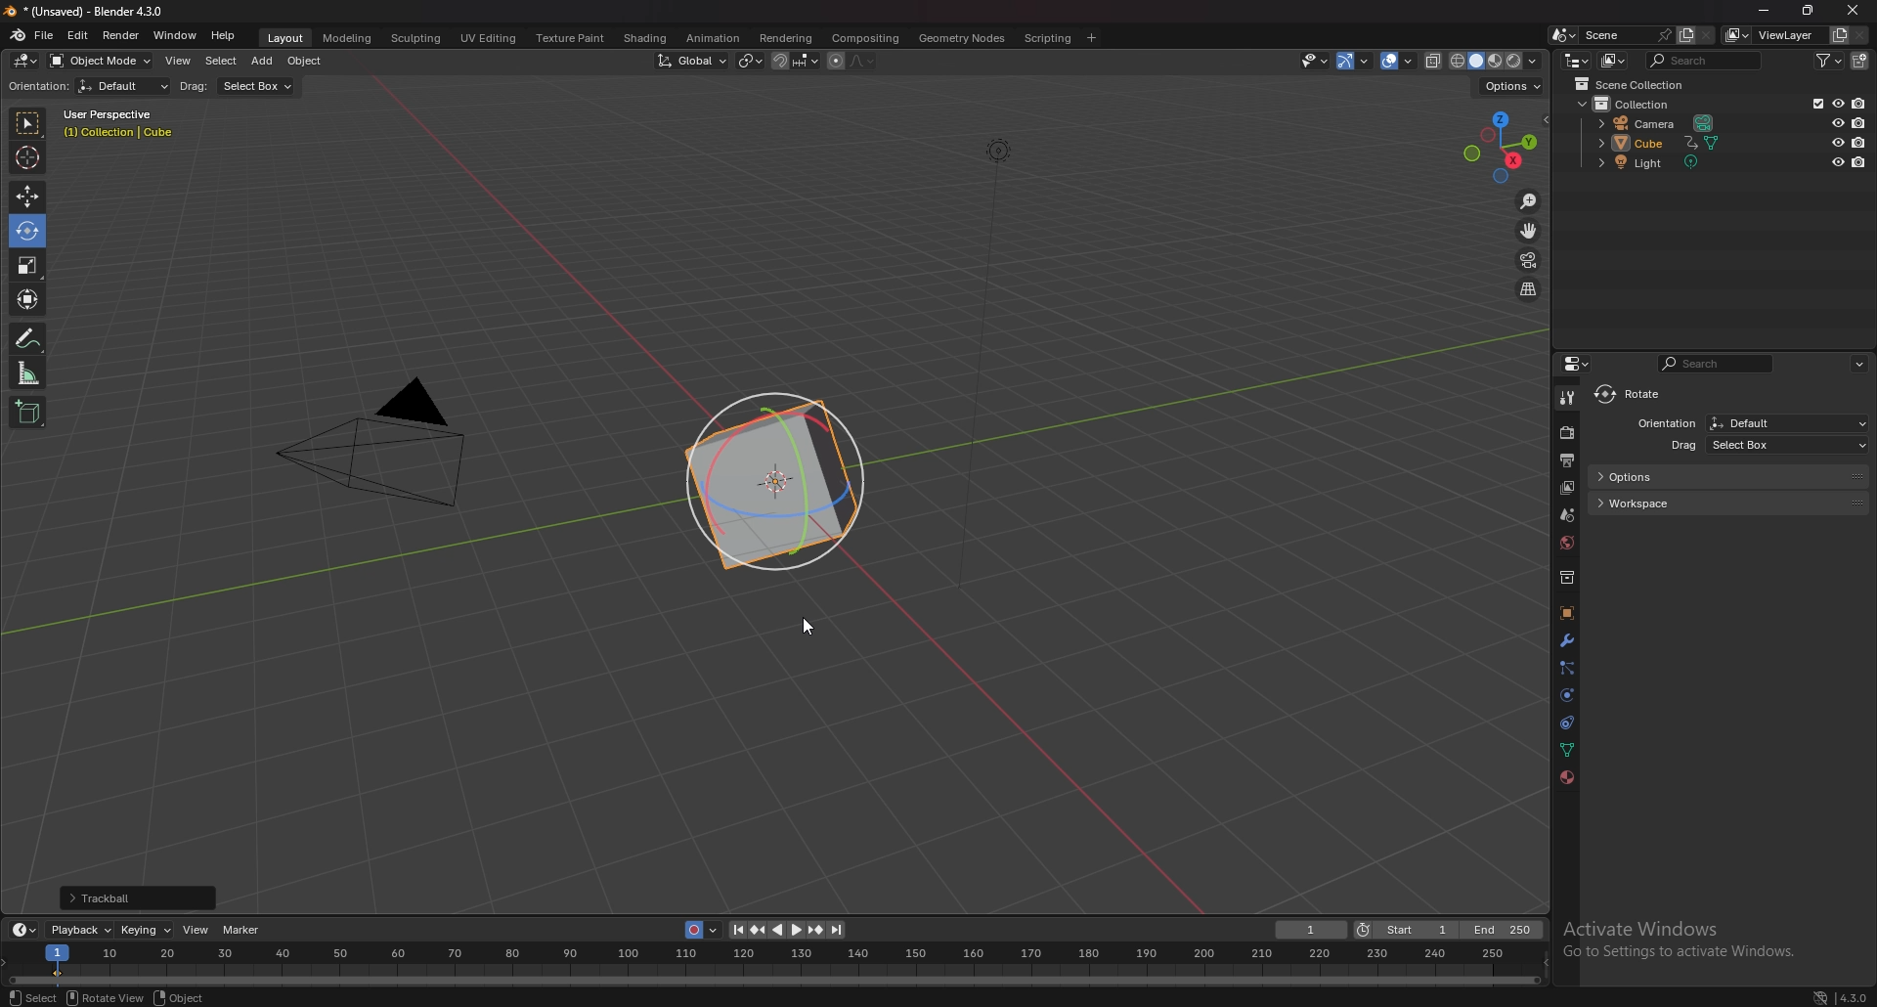  I want to click on toggle xray, so click(1434, 61).